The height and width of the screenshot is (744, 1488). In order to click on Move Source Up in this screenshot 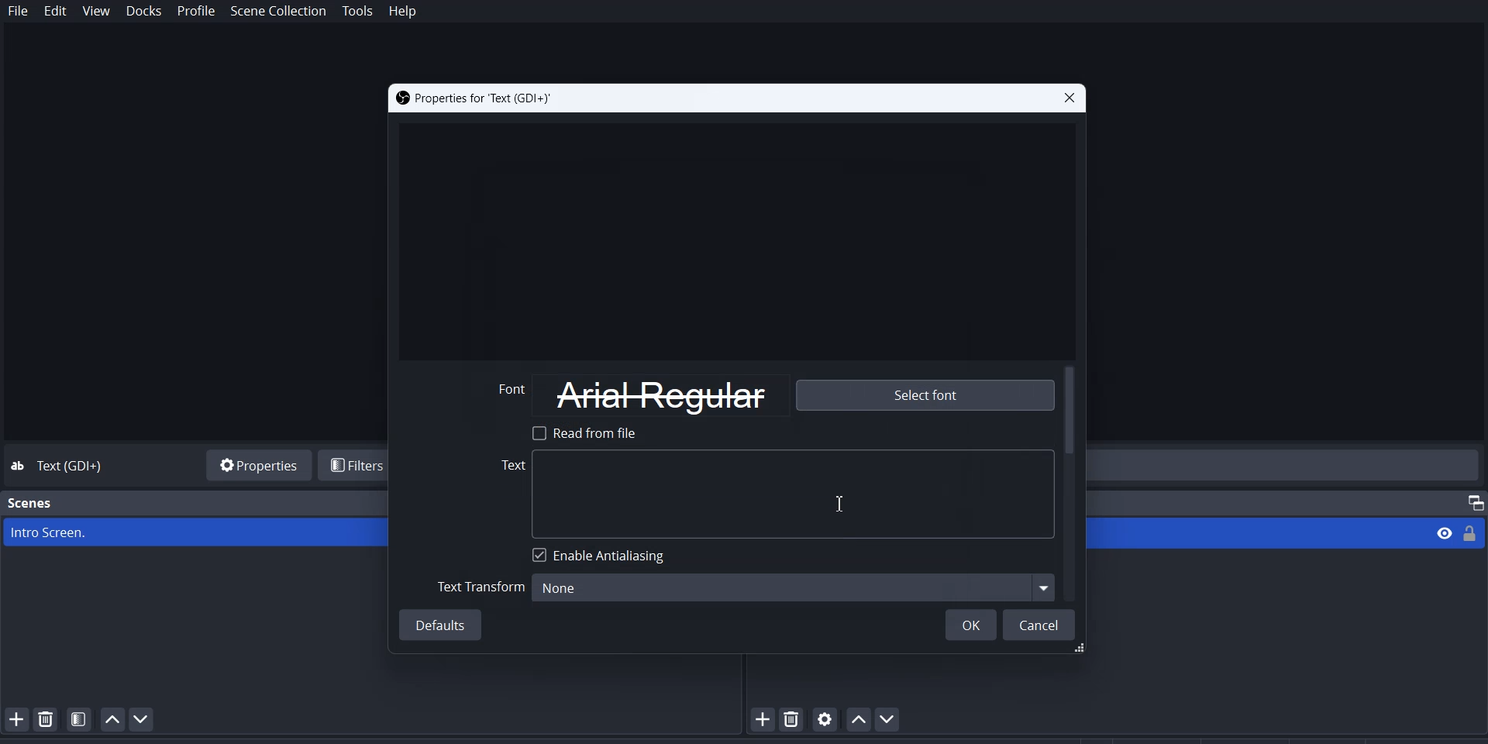, I will do `click(857, 718)`.